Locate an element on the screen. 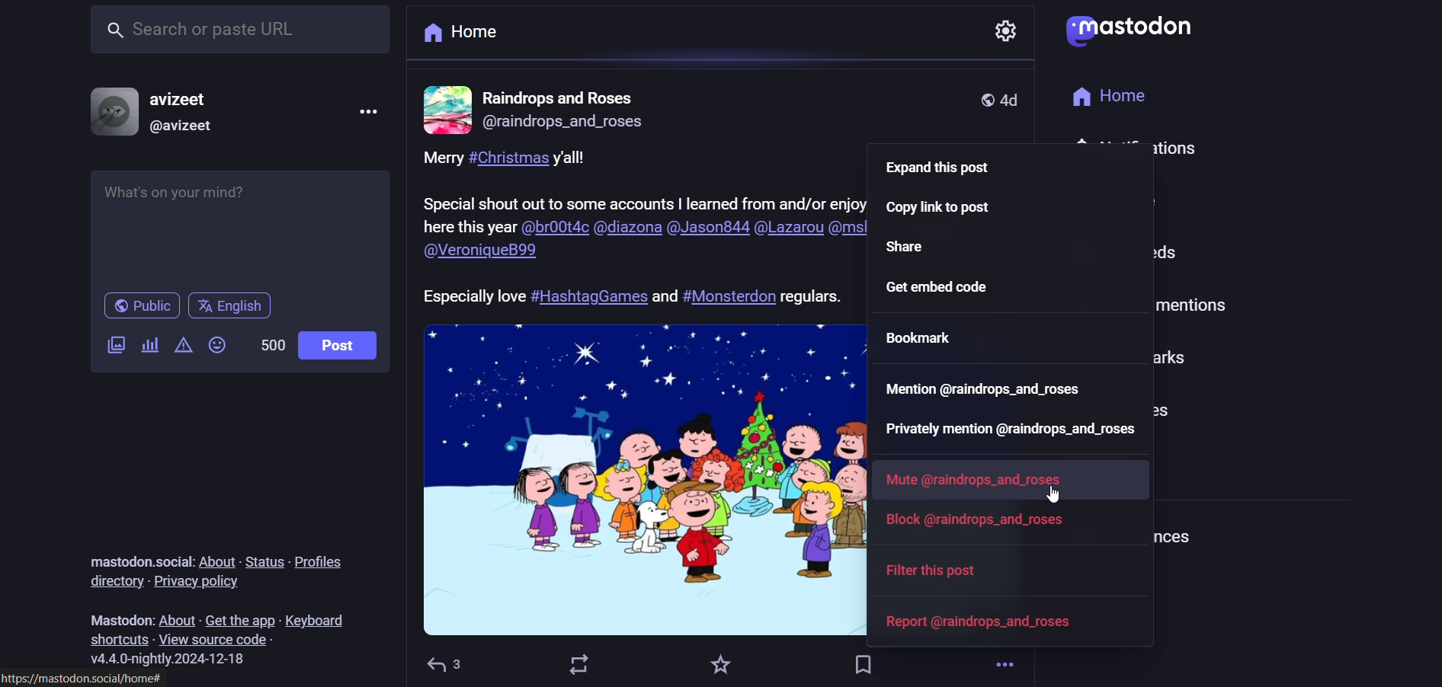 The height and width of the screenshot is (687, 1442). @username is located at coordinates (179, 127).